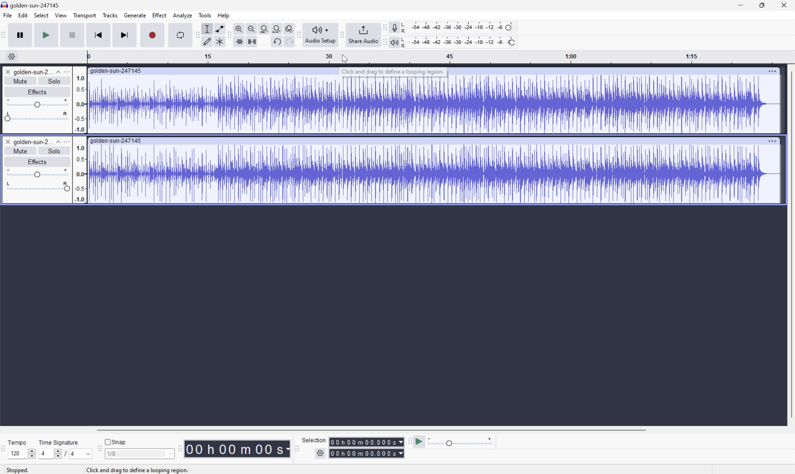  What do you see at coordinates (17, 470) in the screenshot?
I see `Stopped` at bounding box center [17, 470].